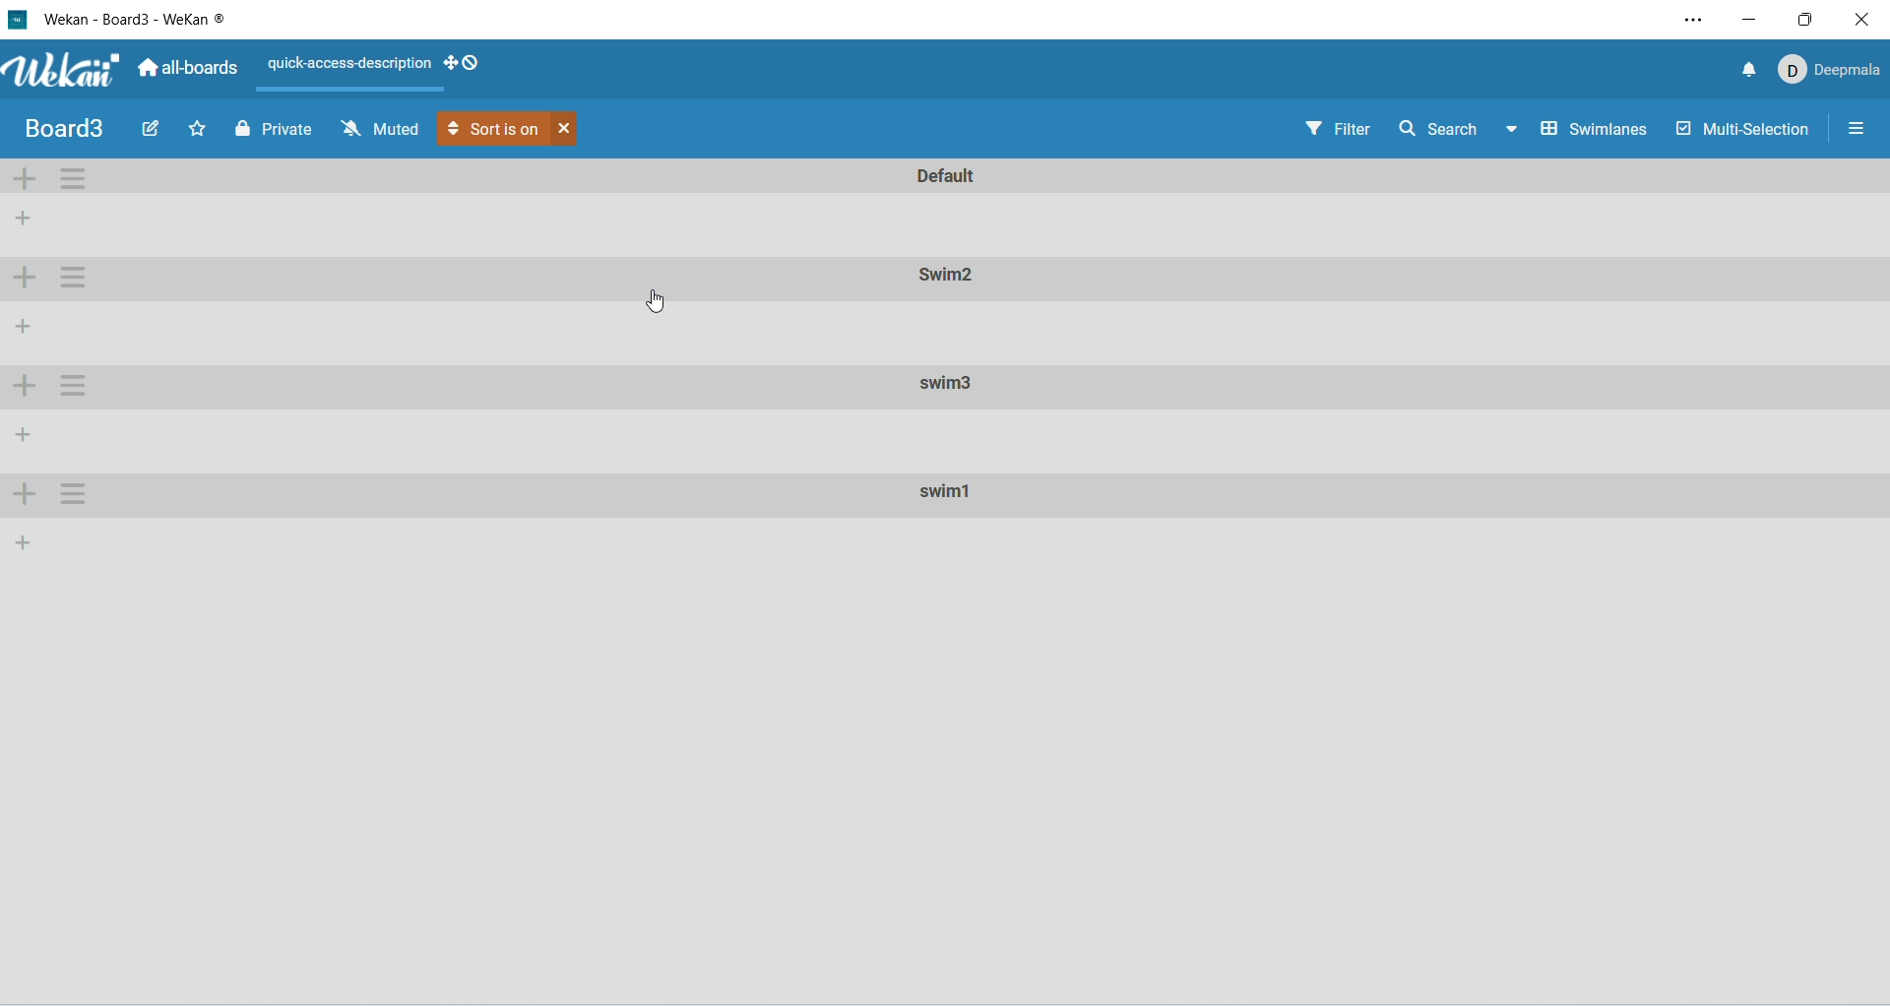 This screenshot has width=1890, height=1006. What do you see at coordinates (1692, 20) in the screenshot?
I see `settings and more` at bounding box center [1692, 20].